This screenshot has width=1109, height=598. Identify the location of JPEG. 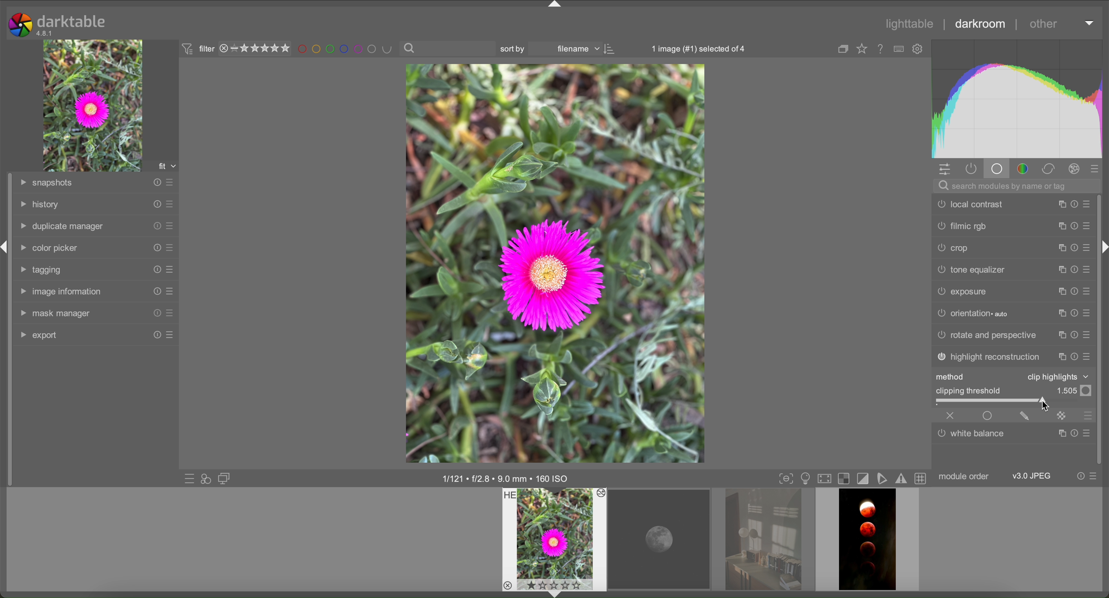
(1033, 476).